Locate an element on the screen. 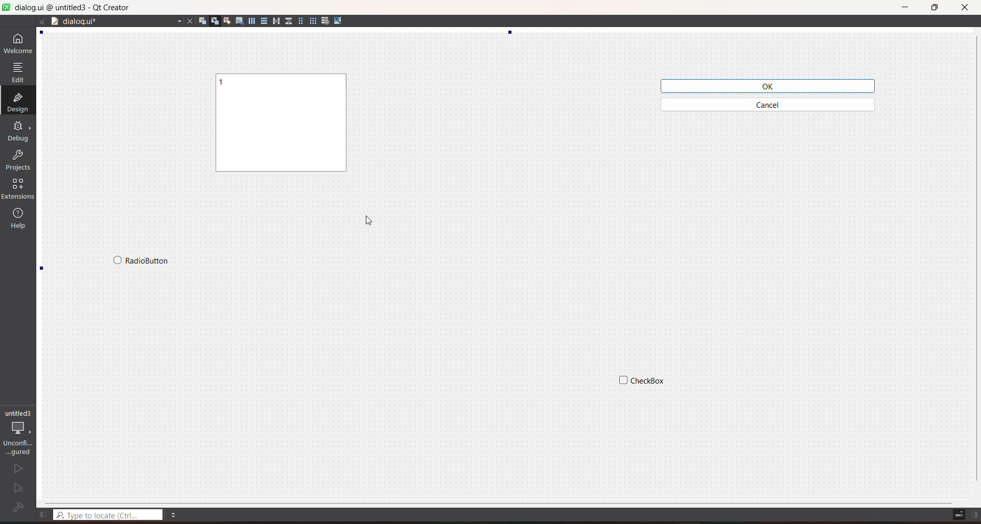  edit widgets is located at coordinates (202, 20).